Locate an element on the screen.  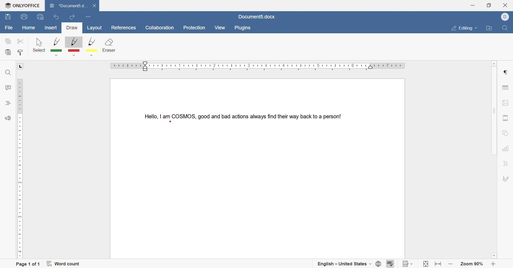
MOUSE_DOWN Cursor is located at coordinates (170, 122).